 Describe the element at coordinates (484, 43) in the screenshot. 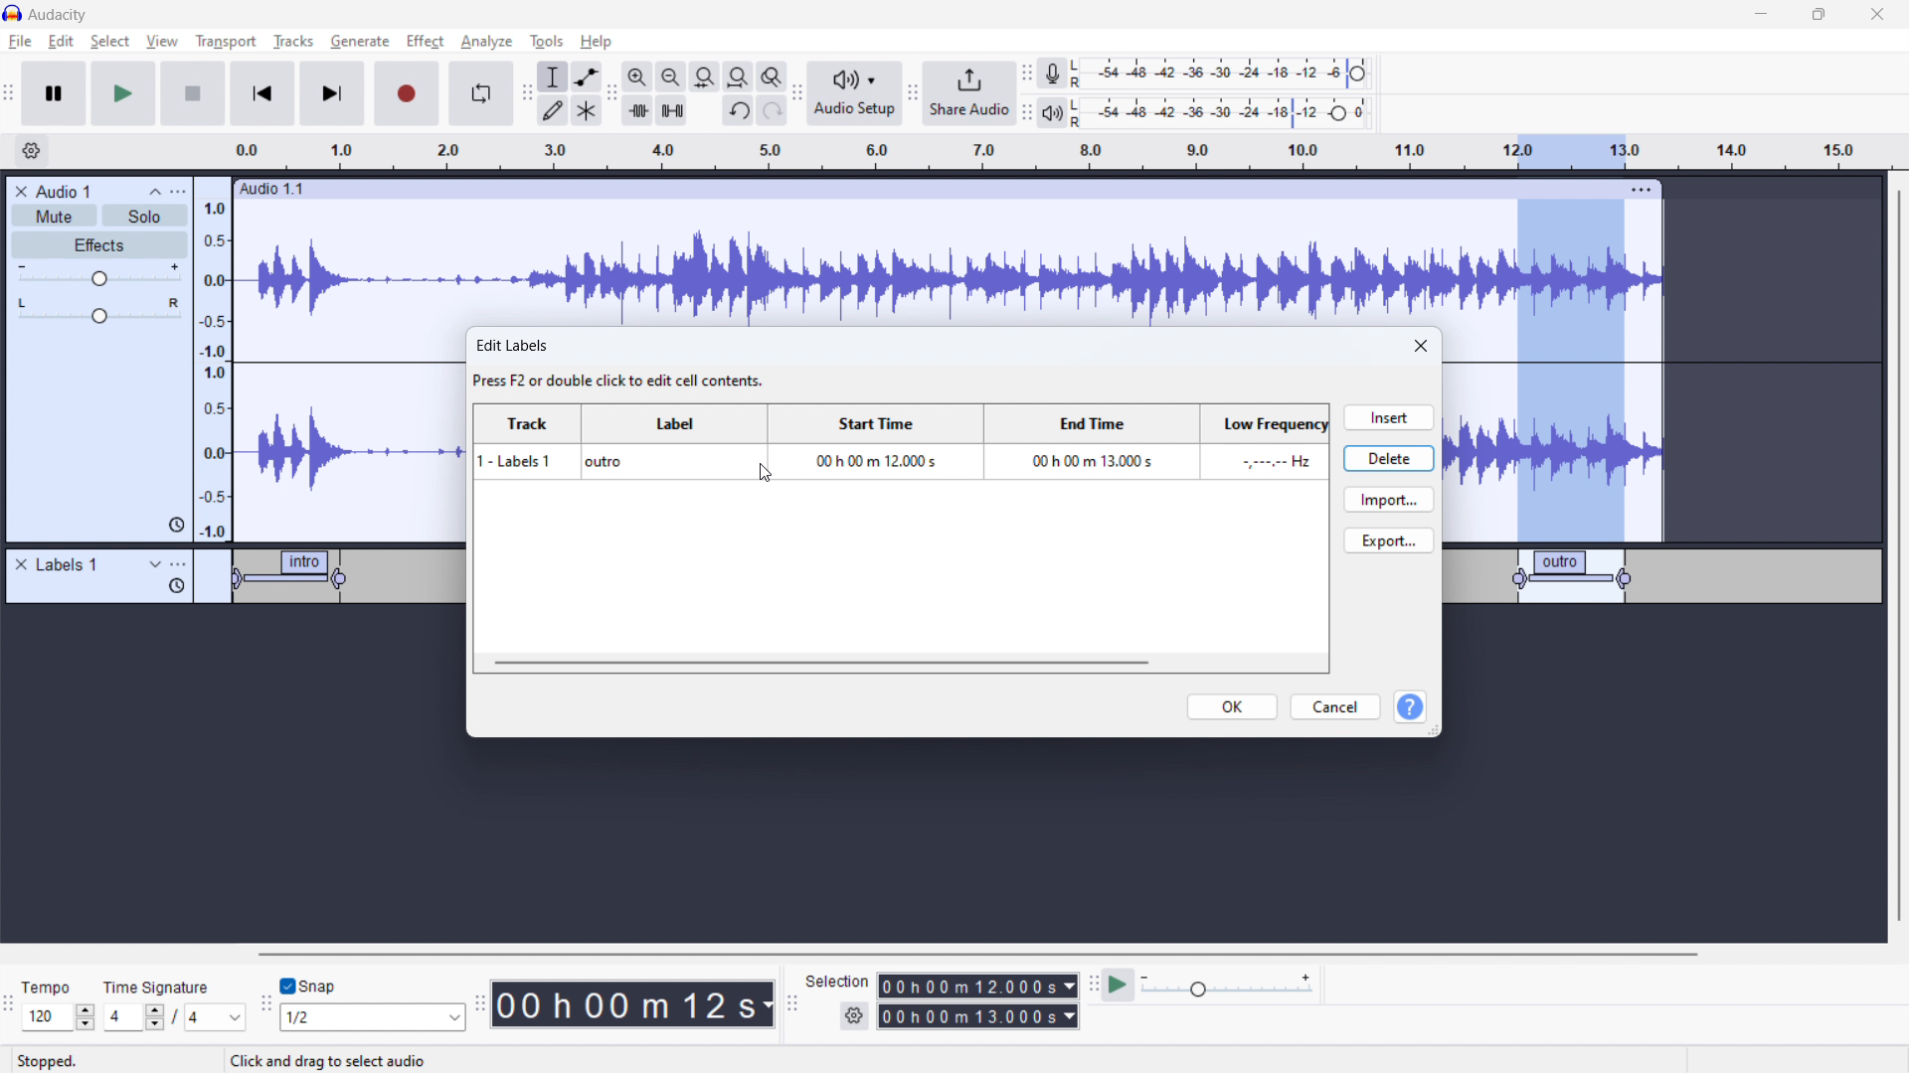

I see `analyze` at that location.